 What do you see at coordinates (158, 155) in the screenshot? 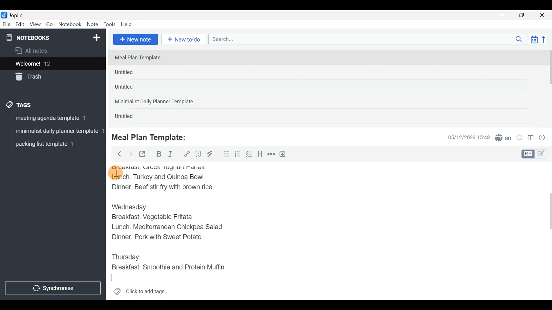
I see `Bold` at bounding box center [158, 155].